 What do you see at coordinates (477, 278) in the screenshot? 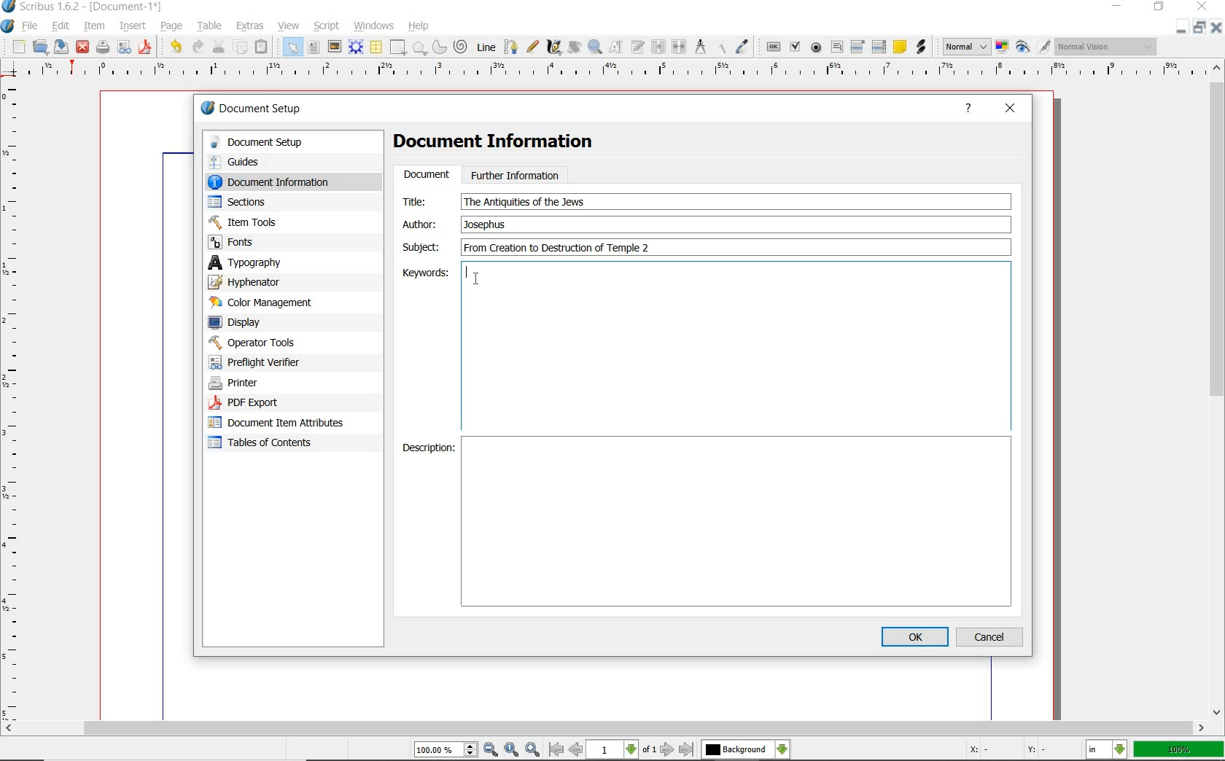
I see `cursor` at bounding box center [477, 278].